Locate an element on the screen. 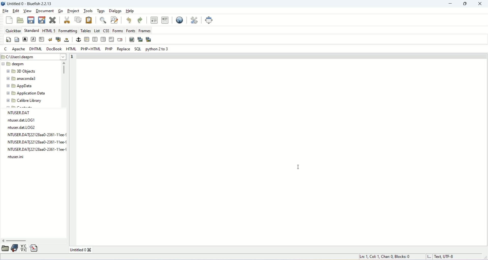 The width and height of the screenshot is (488, 260). title is located at coordinates (29, 3).